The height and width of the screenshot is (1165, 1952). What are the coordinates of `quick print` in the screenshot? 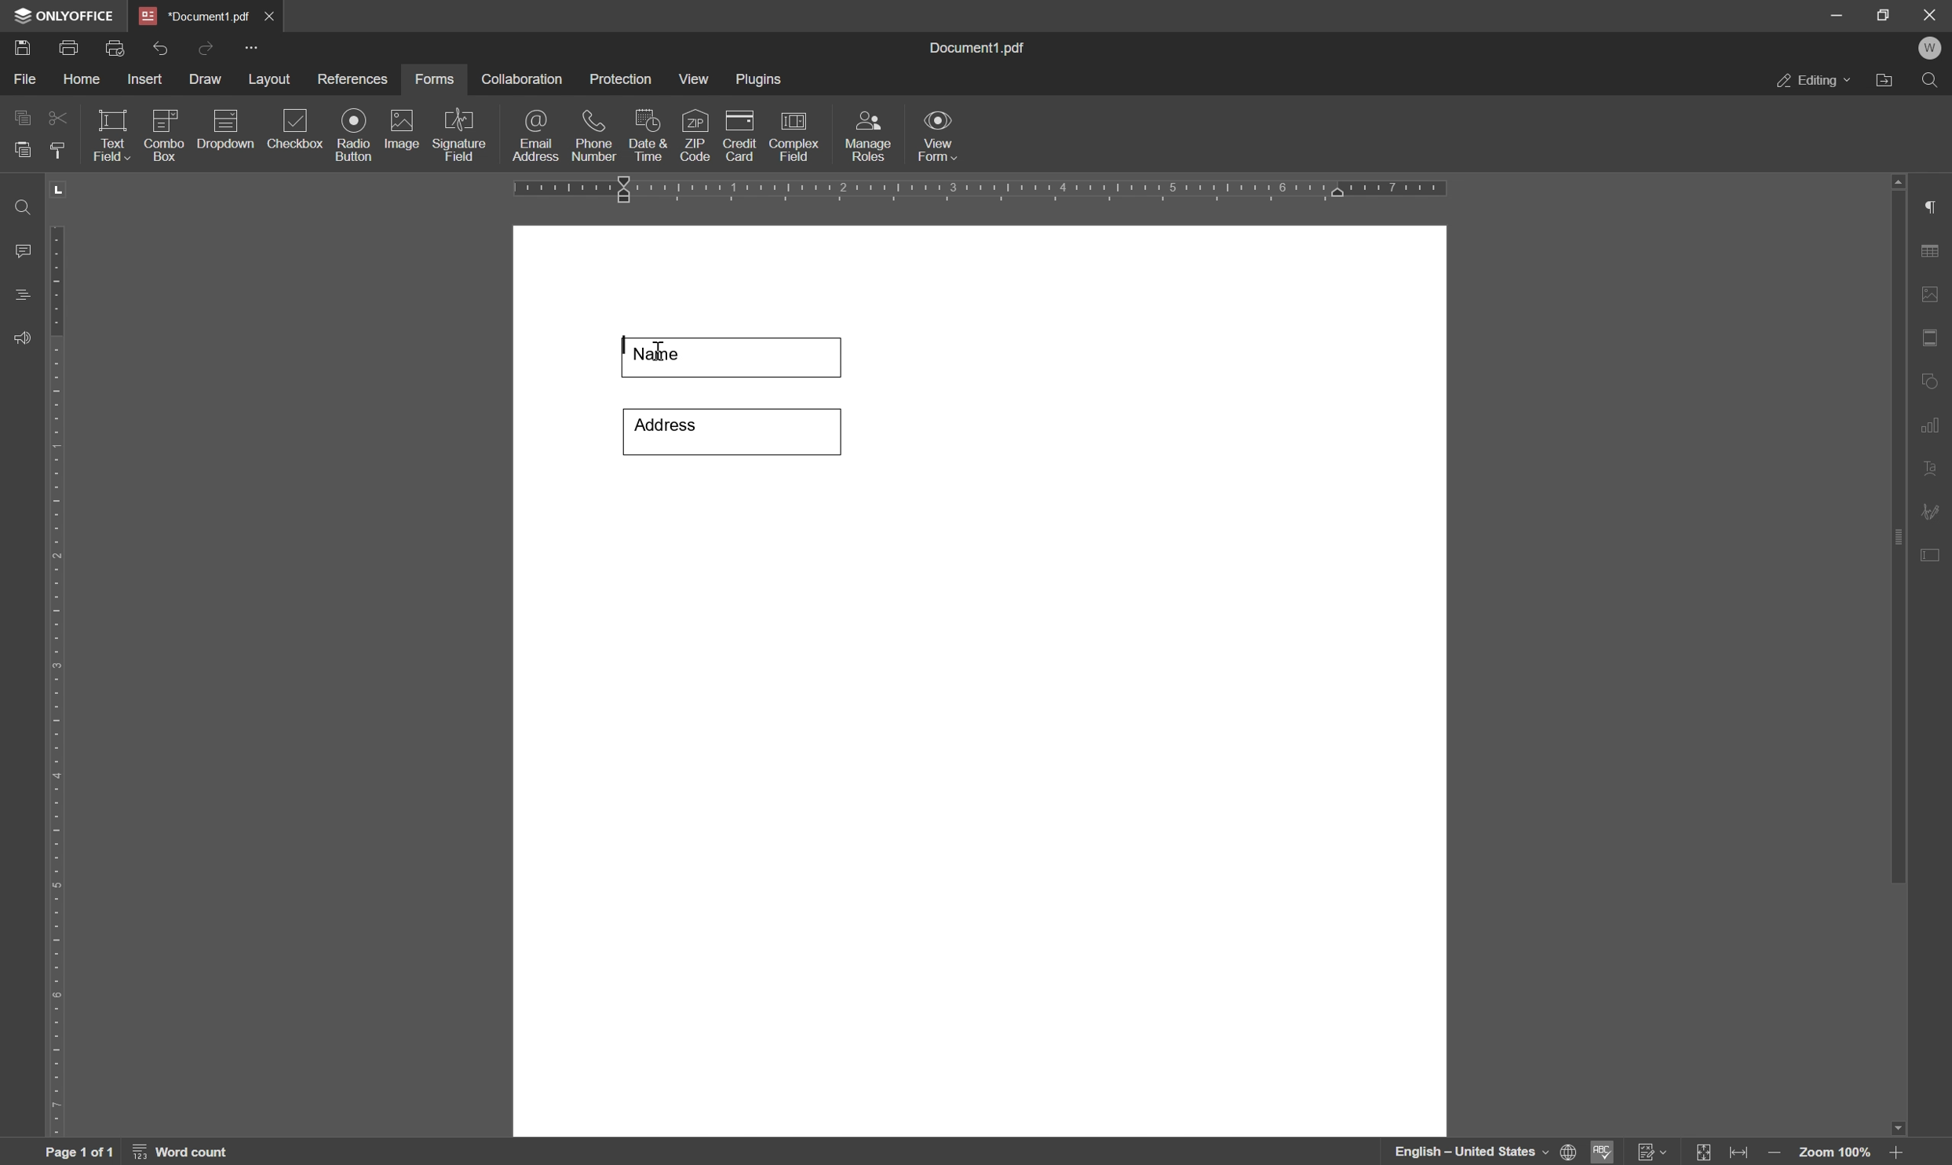 It's located at (111, 46).